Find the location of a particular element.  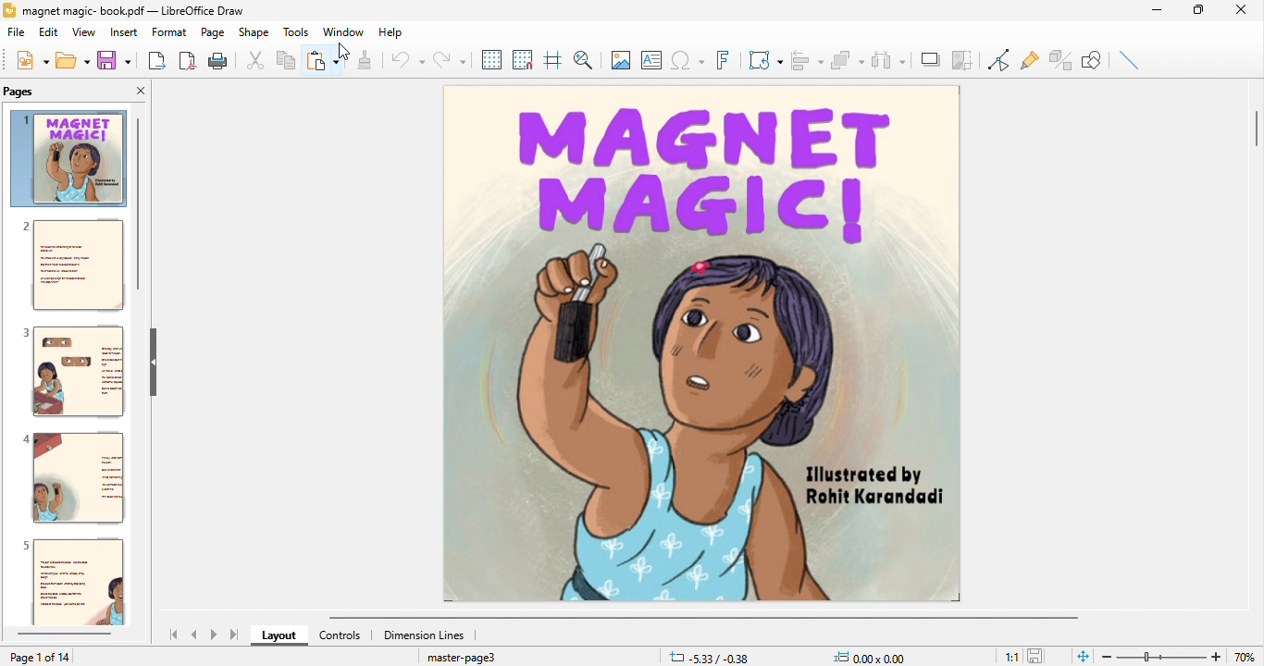

copy is located at coordinates (288, 61).